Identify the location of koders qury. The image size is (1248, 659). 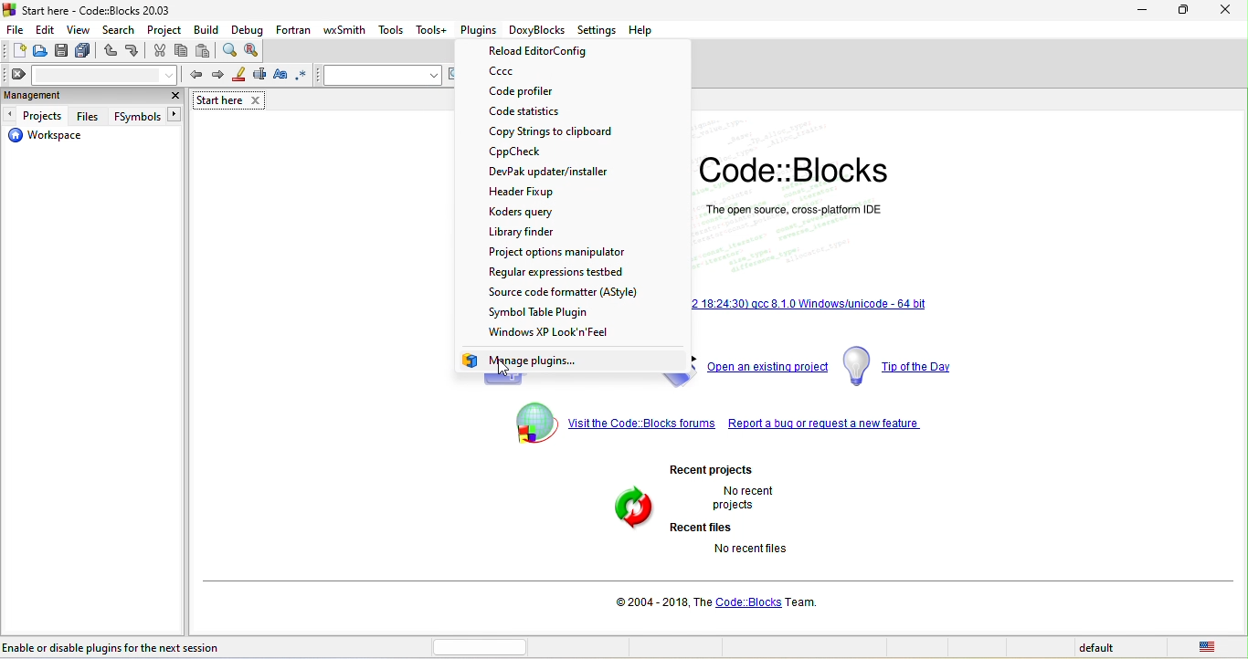
(545, 212).